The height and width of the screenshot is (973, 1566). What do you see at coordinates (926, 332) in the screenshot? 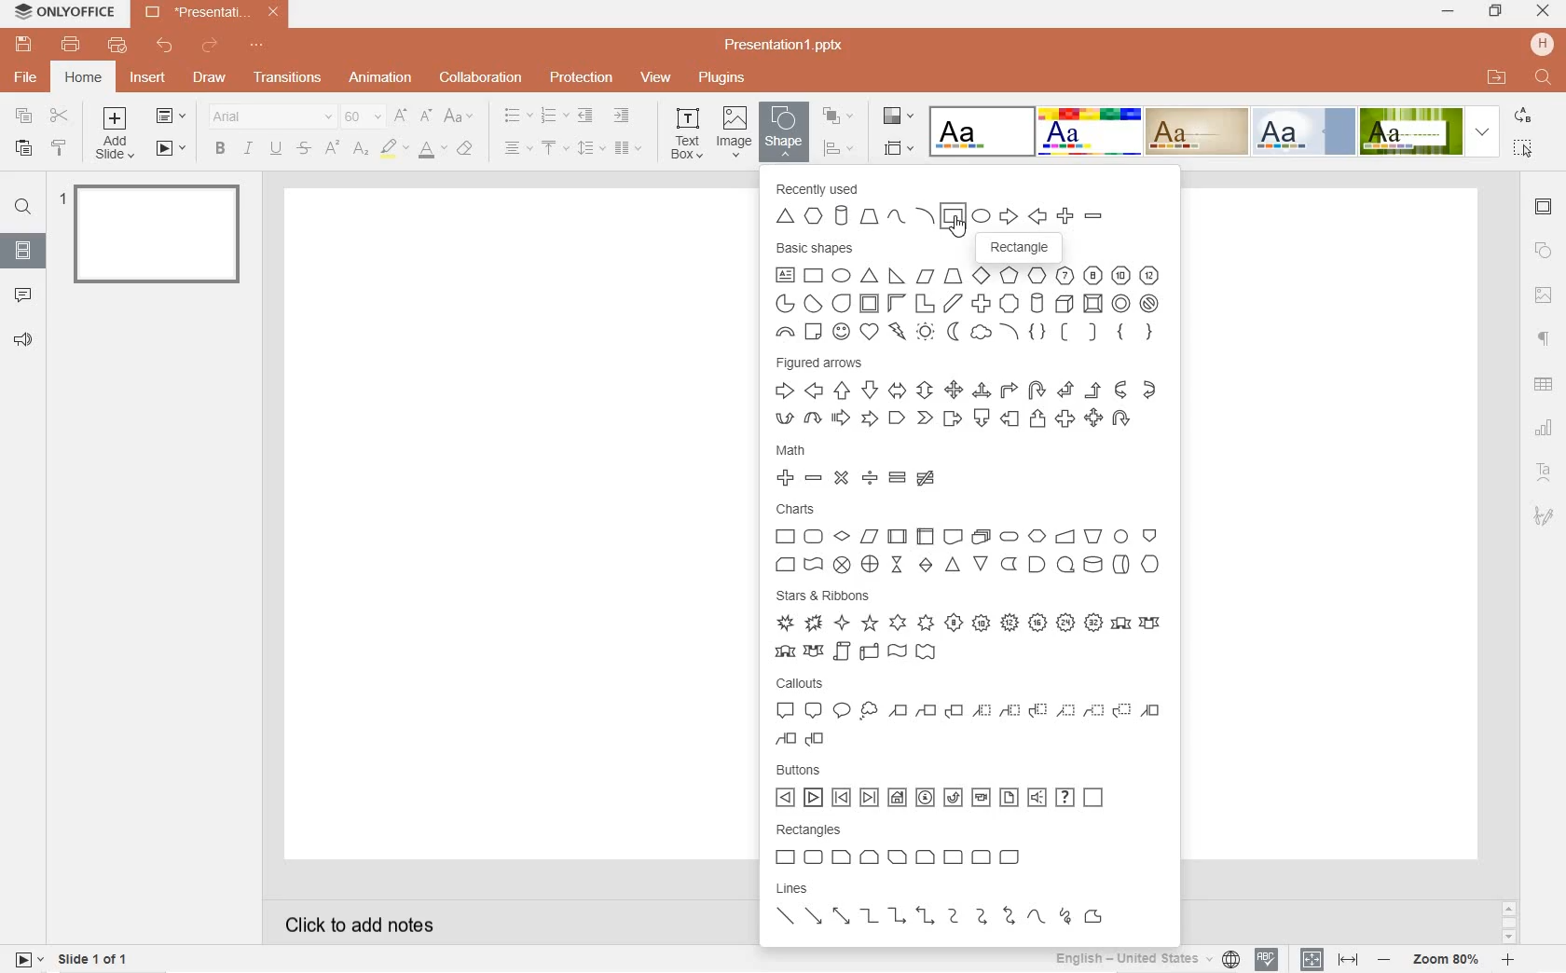
I see `Sun` at bounding box center [926, 332].